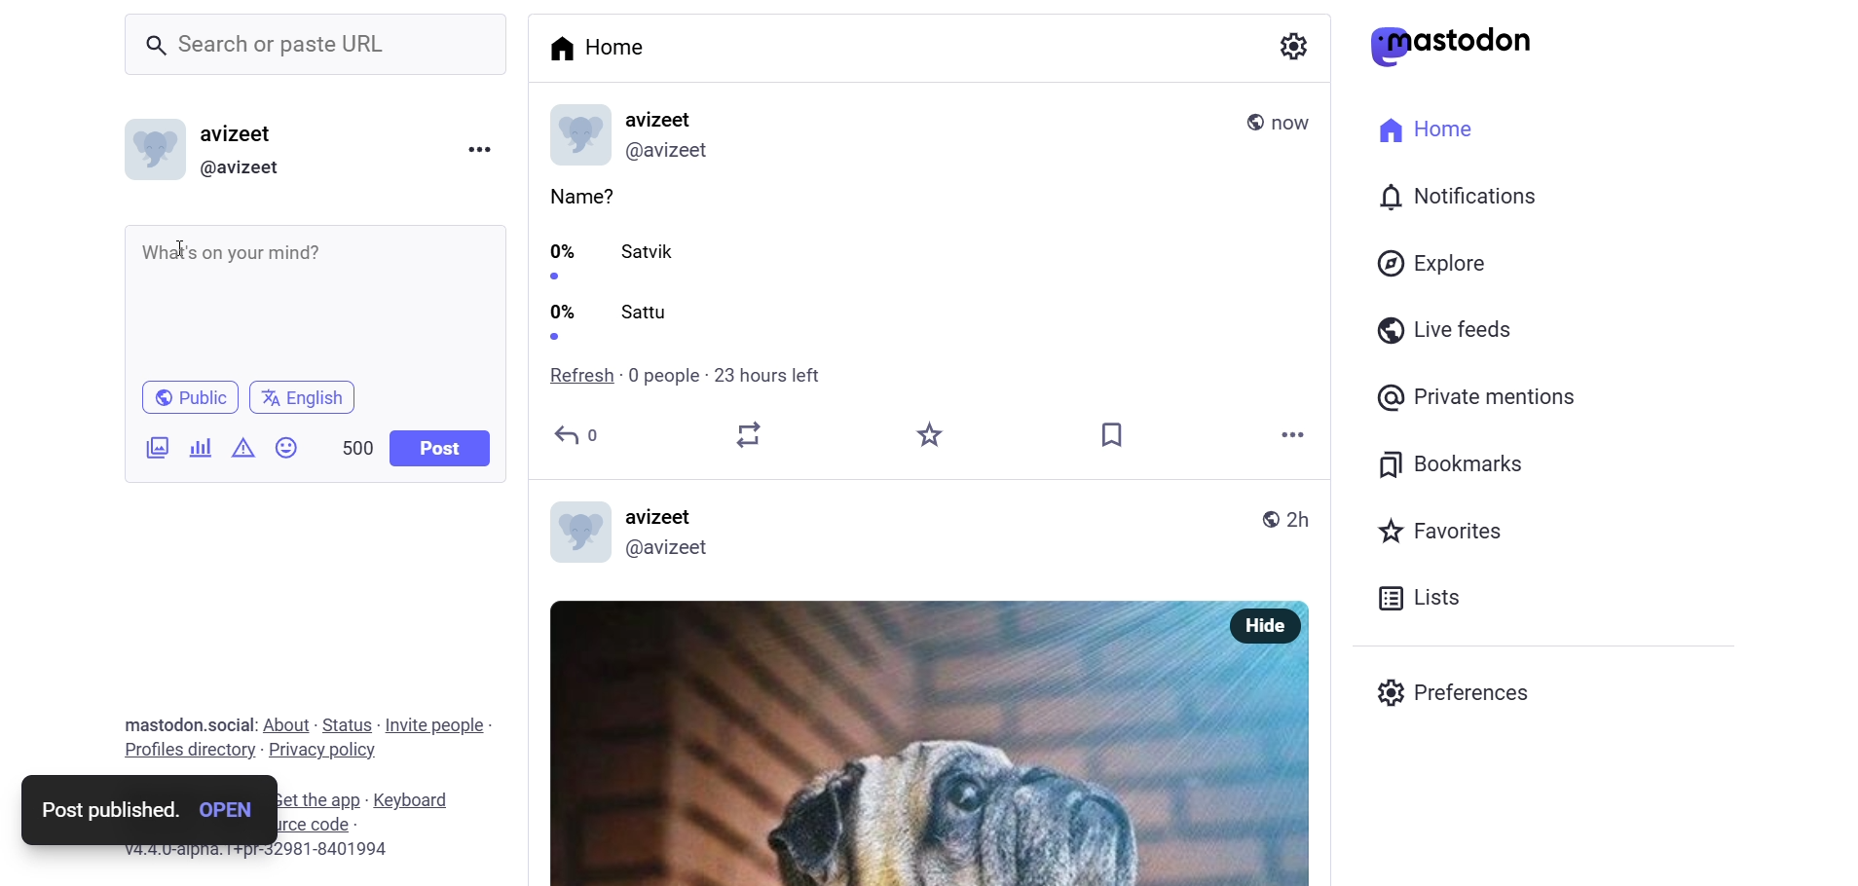  What do you see at coordinates (182, 246) in the screenshot?
I see `cursor` at bounding box center [182, 246].